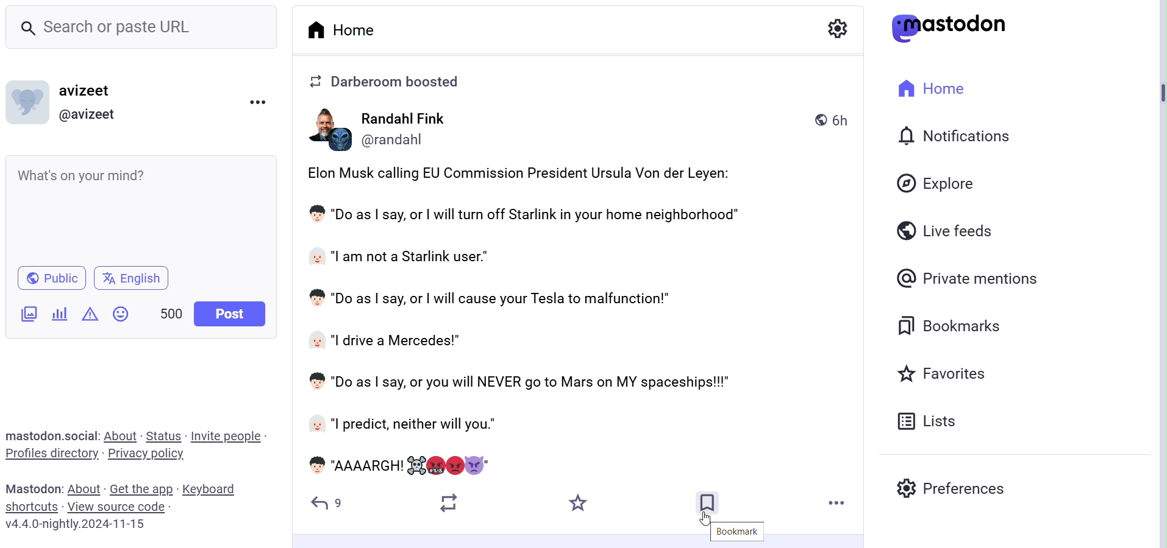  I want to click on Bookmark, so click(709, 502).